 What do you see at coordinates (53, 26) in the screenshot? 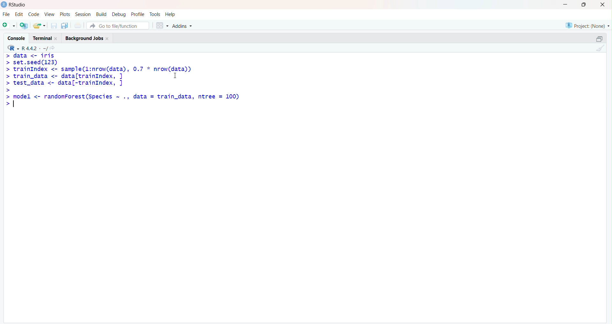
I see `Save current document (Ctrl + S)` at bounding box center [53, 26].